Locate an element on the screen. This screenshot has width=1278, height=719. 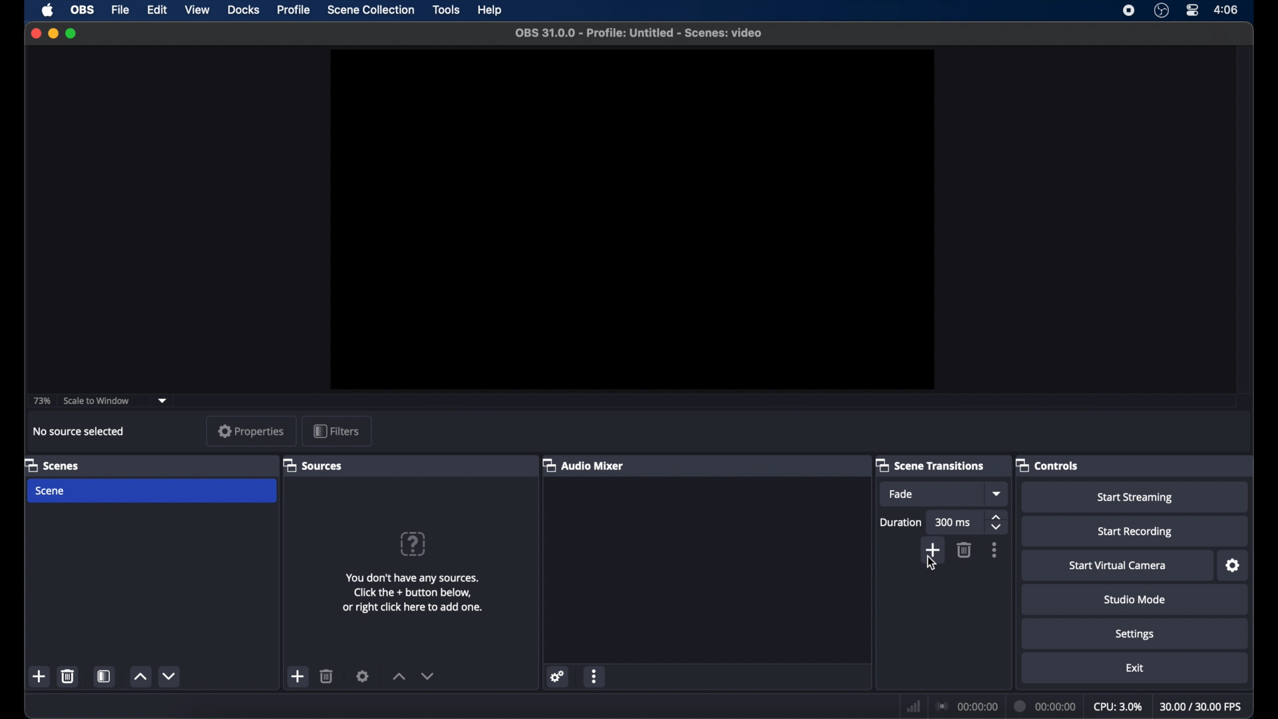
scene collection is located at coordinates (371, 10).